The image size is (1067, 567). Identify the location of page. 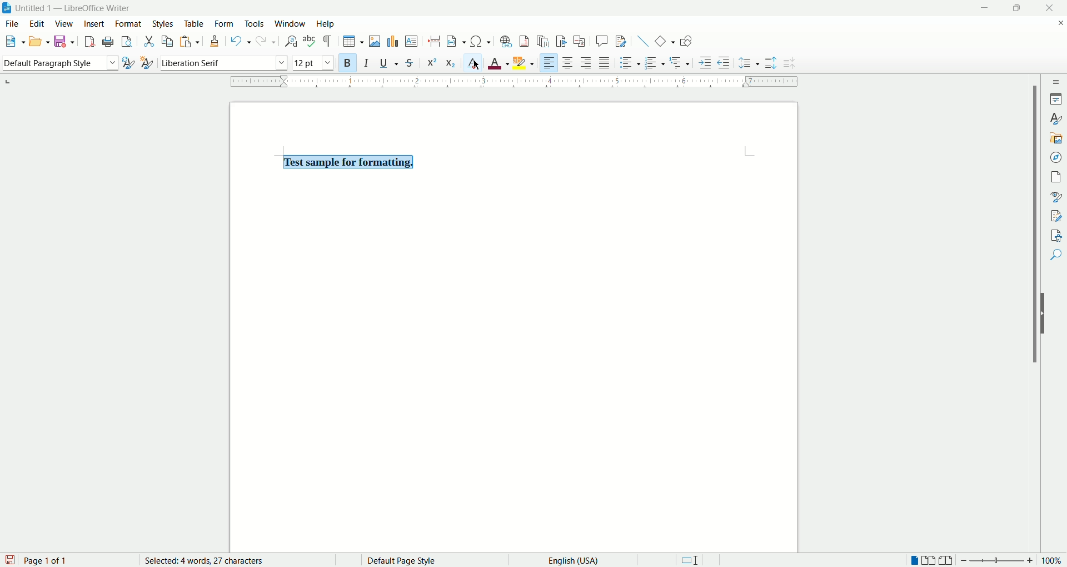
(511, 323).